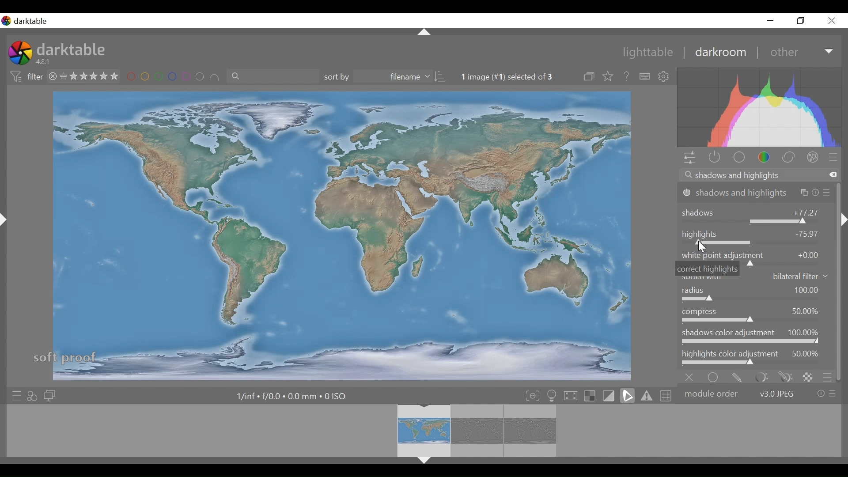  Describe the element at coordinates (828, 376) in the screenshot. I see `blending options` at that location.